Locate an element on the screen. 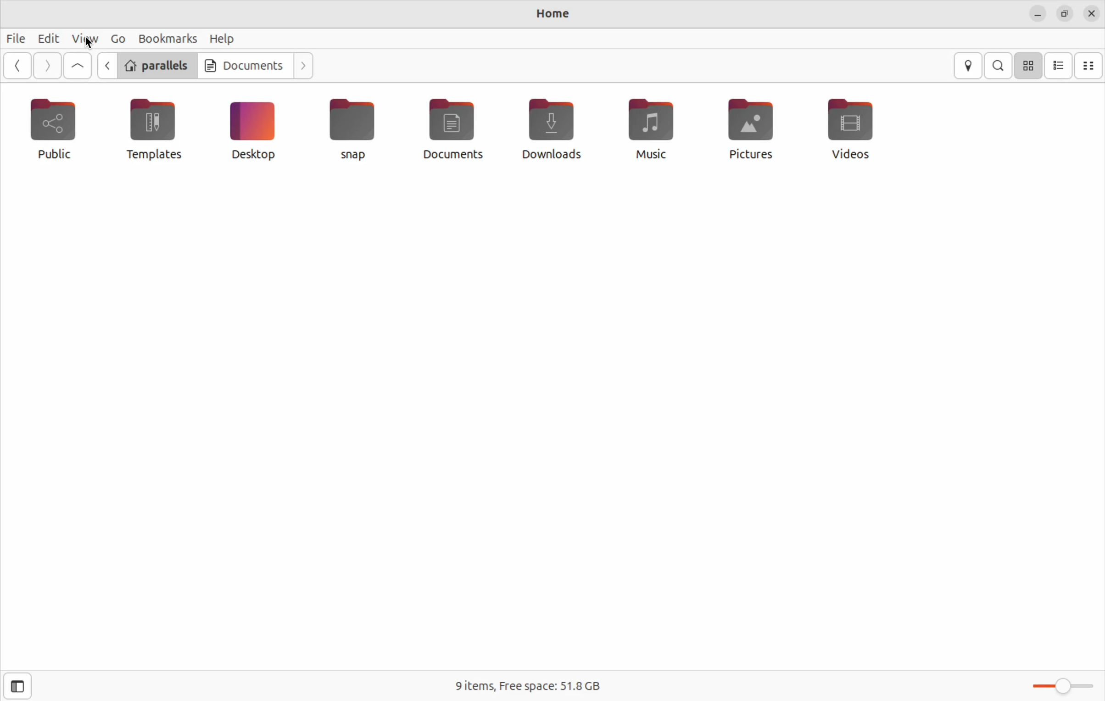  Documents is located at coordinates (247, 64).